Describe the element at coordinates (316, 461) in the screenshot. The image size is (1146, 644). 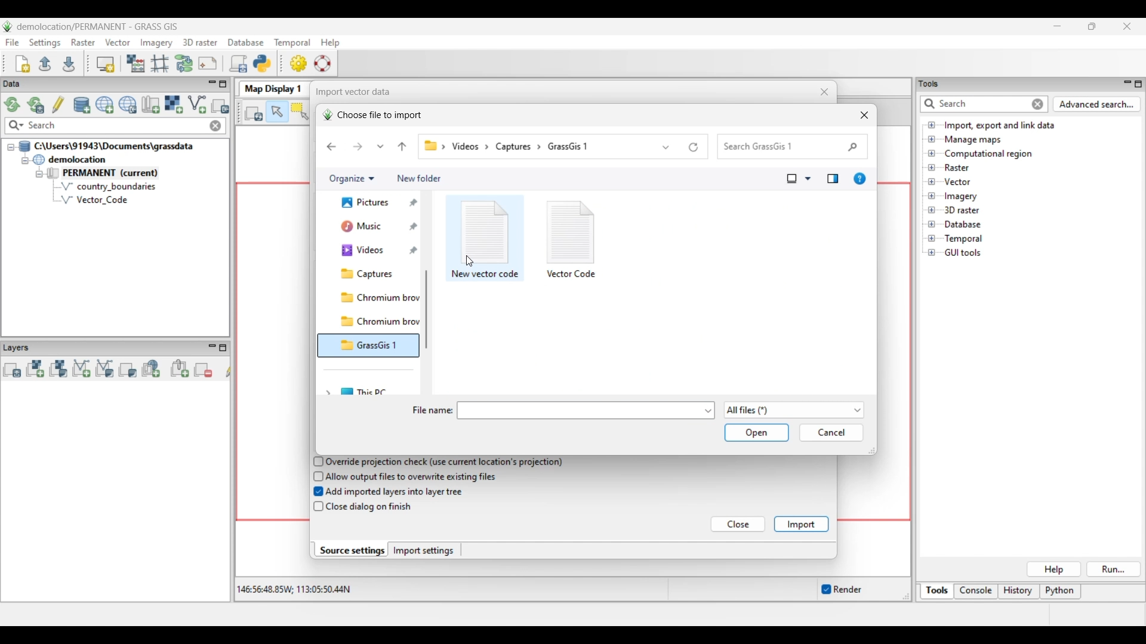
I see `checkbox` at that location.